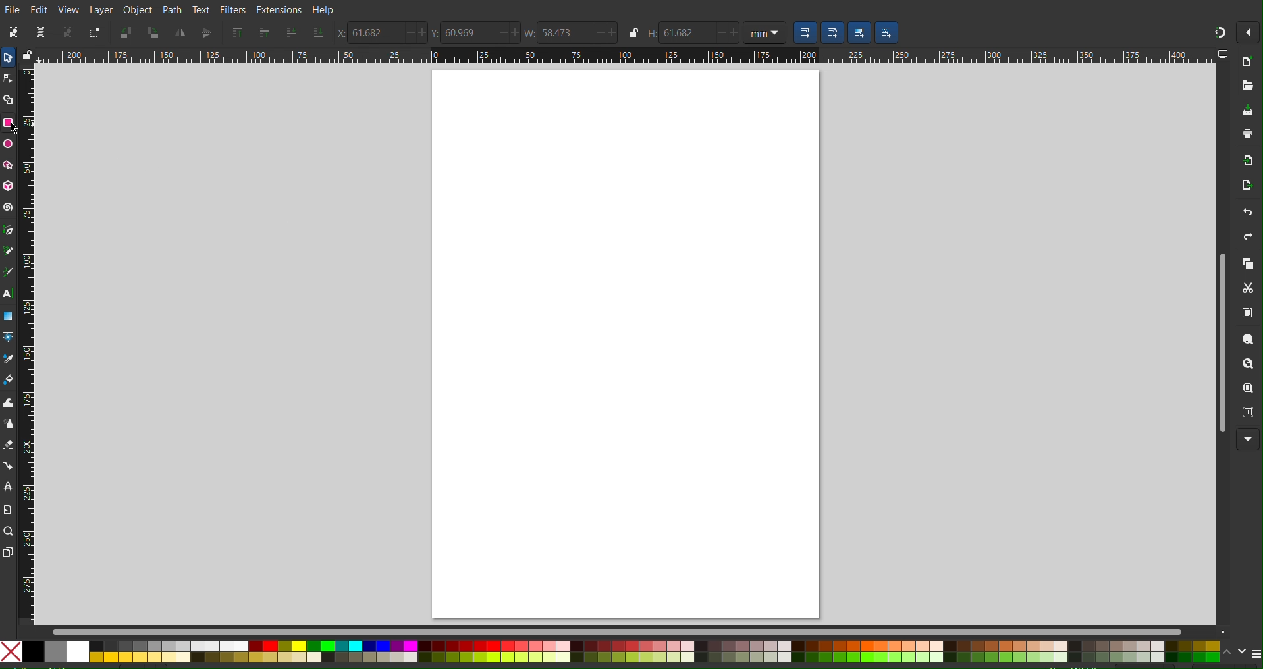 Image resolution: width=1263 pixels, height=669 pixels. Describe the element at coordinates (138, 9) in the screenshot. I see `Object` at that location.